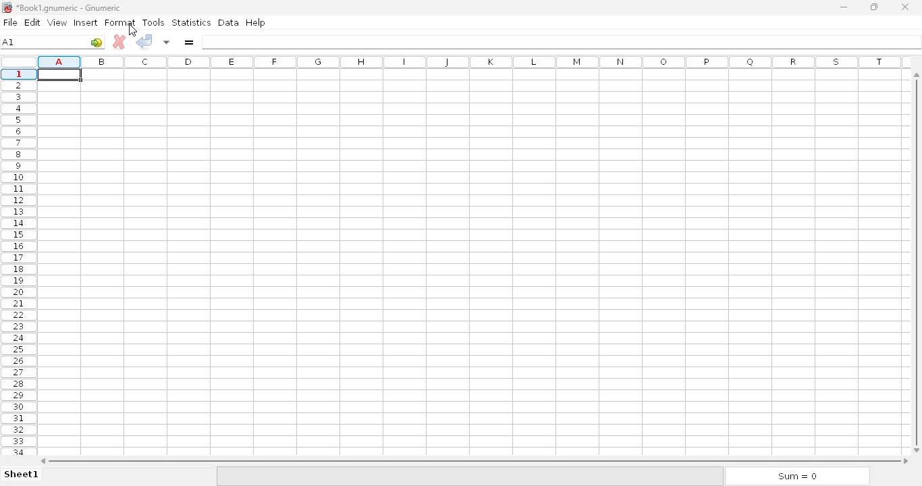 This screenshot has height=486, width=922. I want to click on horizontal scroll bar, so click(474, 460).